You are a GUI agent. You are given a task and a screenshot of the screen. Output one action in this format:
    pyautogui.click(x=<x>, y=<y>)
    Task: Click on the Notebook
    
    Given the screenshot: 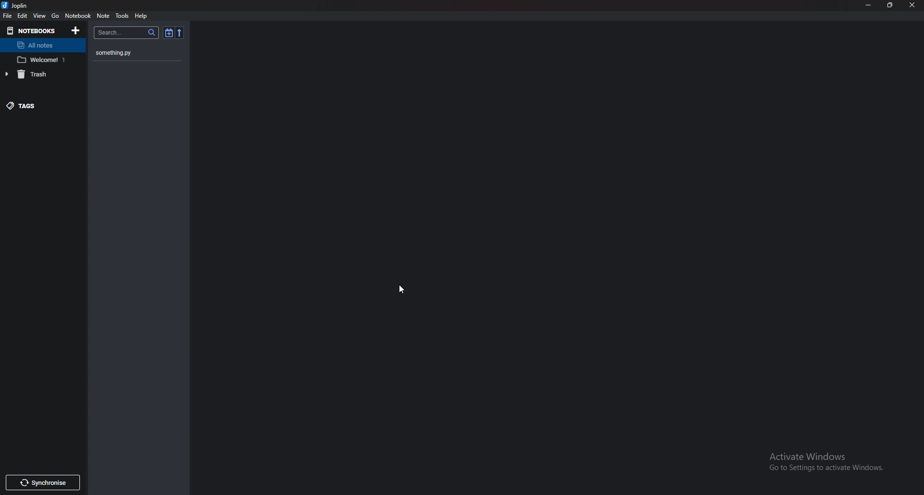 What is the action you would take?
    pyautogui.click(x=77, y=15)
    